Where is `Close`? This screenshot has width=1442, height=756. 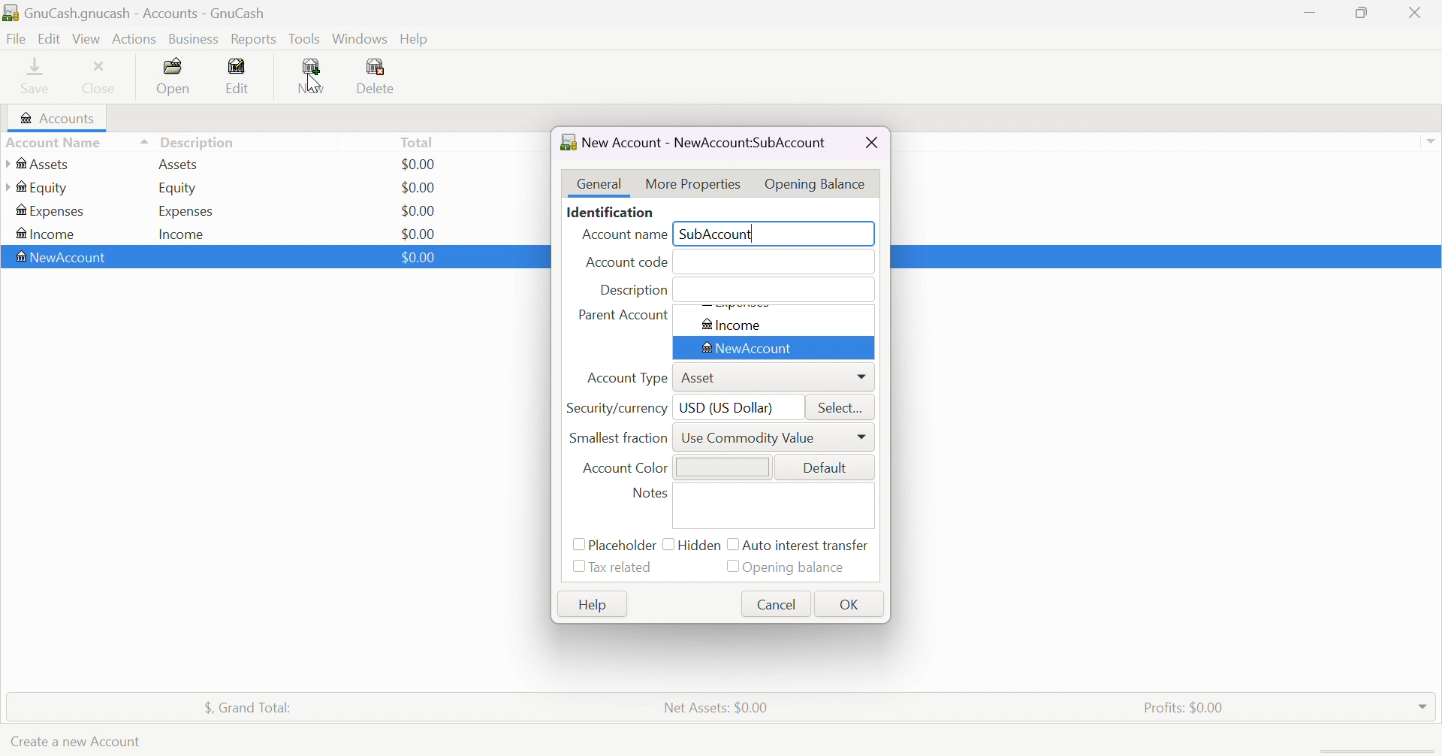 Close is located at coordinates (873, 142).